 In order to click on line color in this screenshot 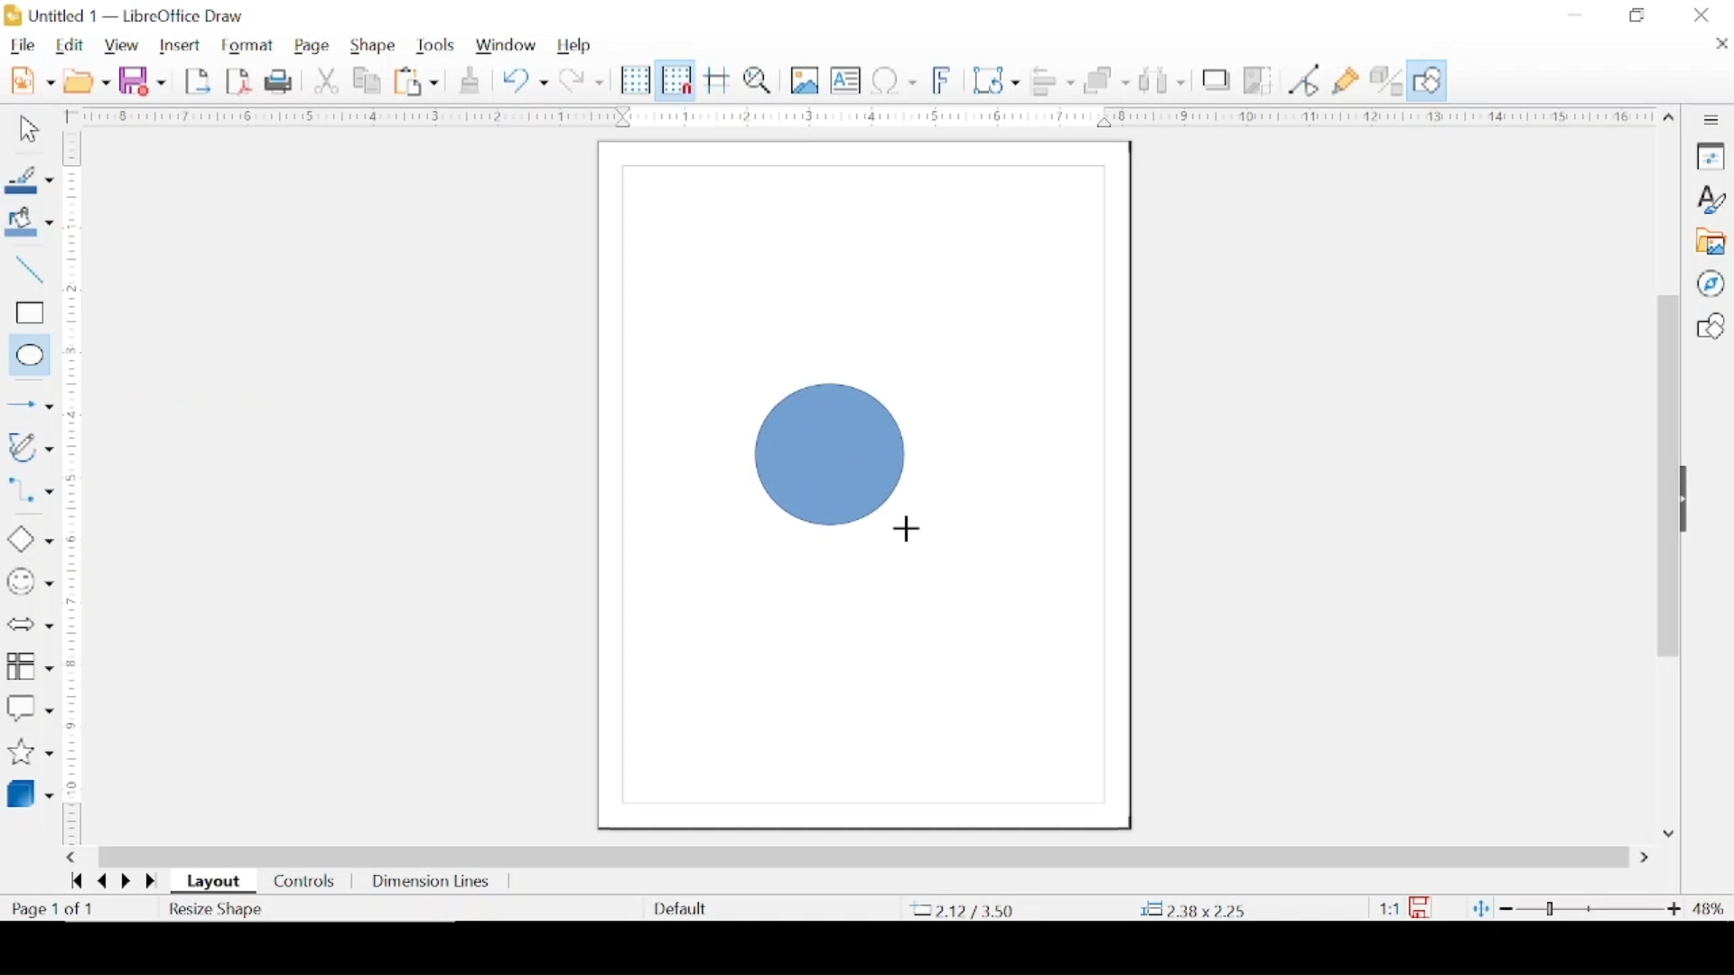, I will do `click(29, 180)`.